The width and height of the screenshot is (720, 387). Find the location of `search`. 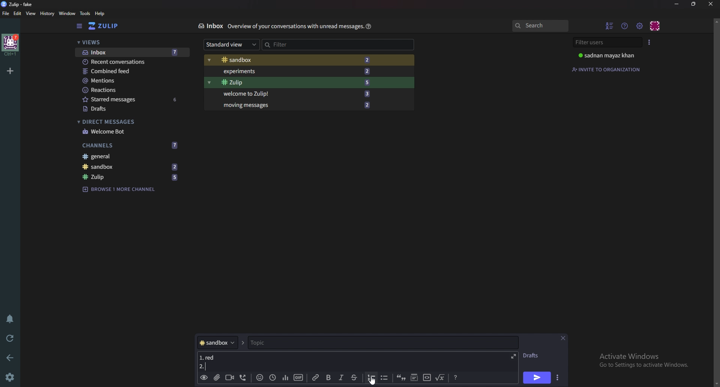

search is located at coordinates (540, 26).